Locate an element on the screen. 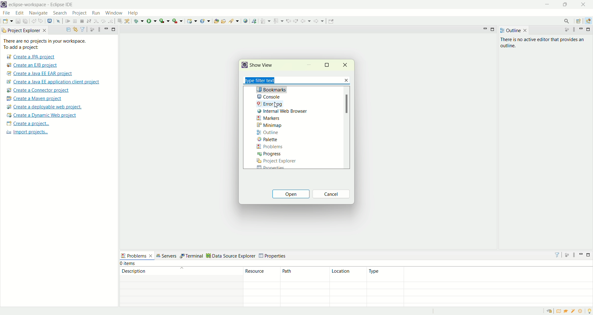 The width and height of the screenshot is (593, 315). collapse all is located at coordinates (67, 29).